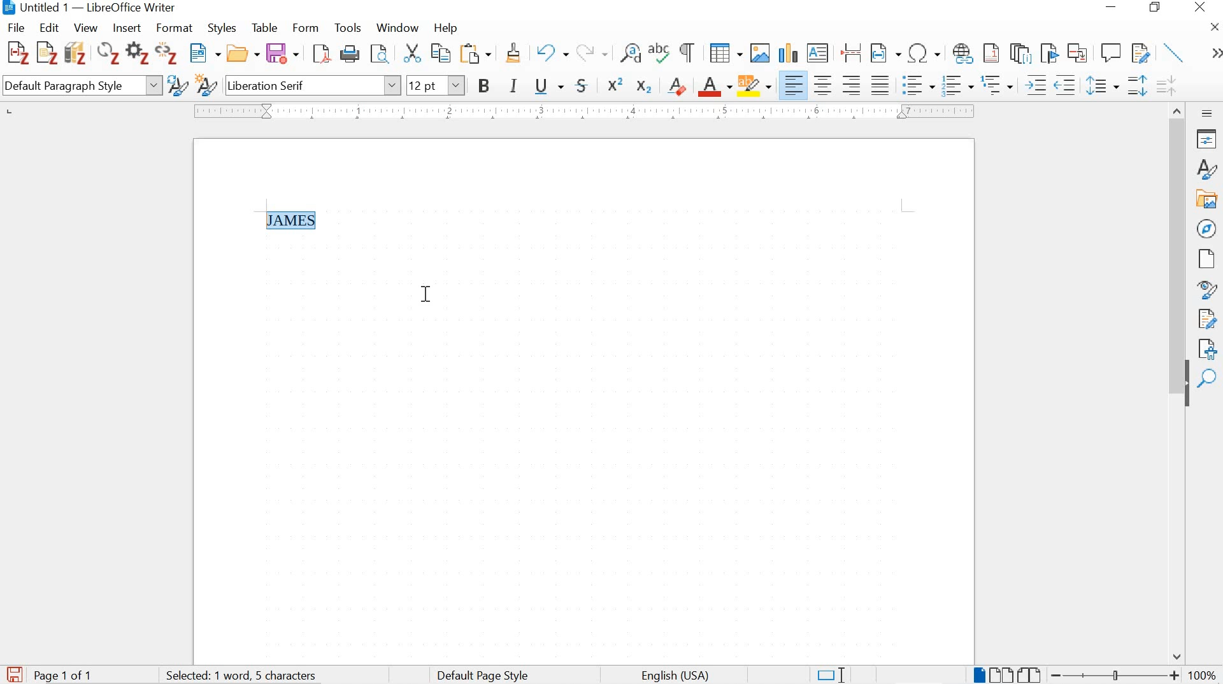  I want to click on format, so click(176, 28).